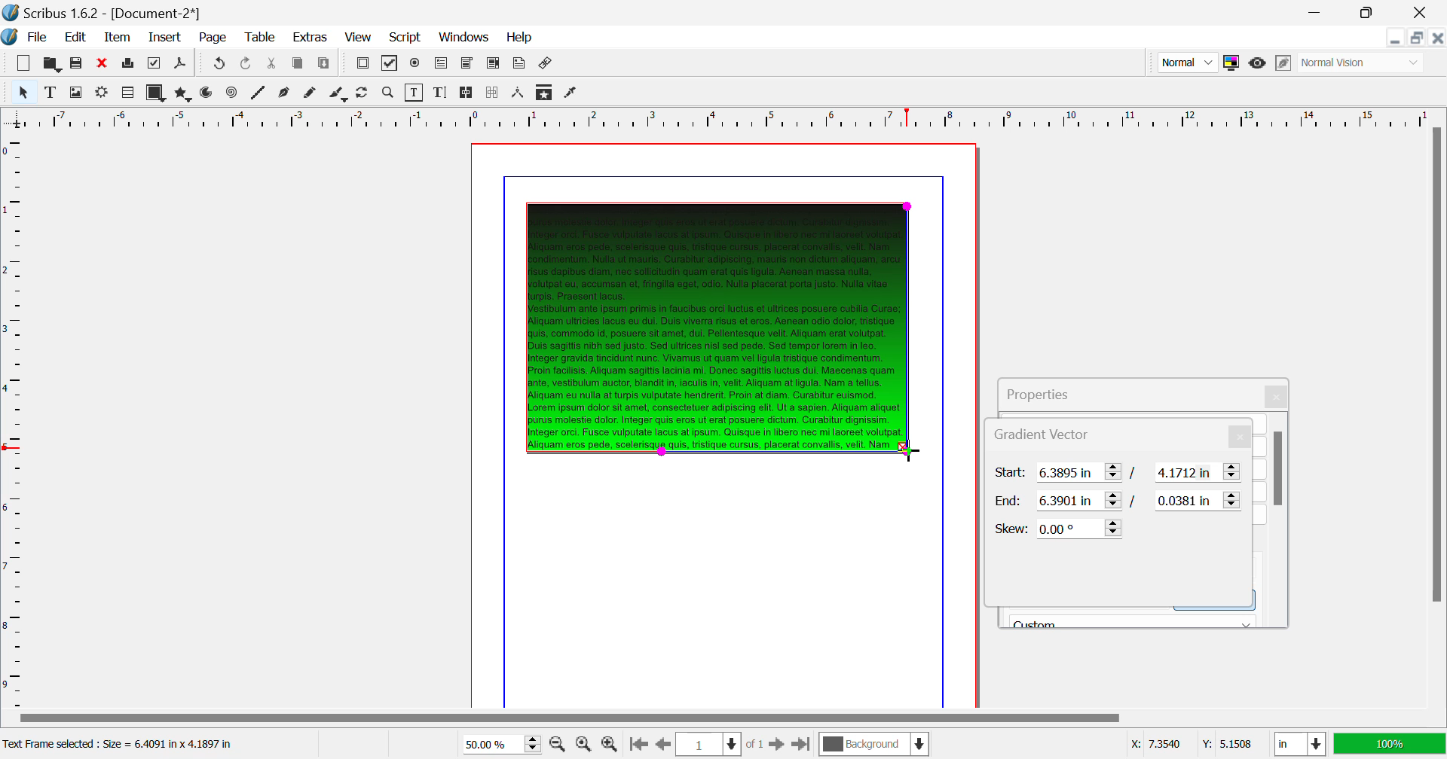  What do you see at coordinates (366, 94) in the screenshot?
I see `Page Rotation` at bounding box center [366, 94].